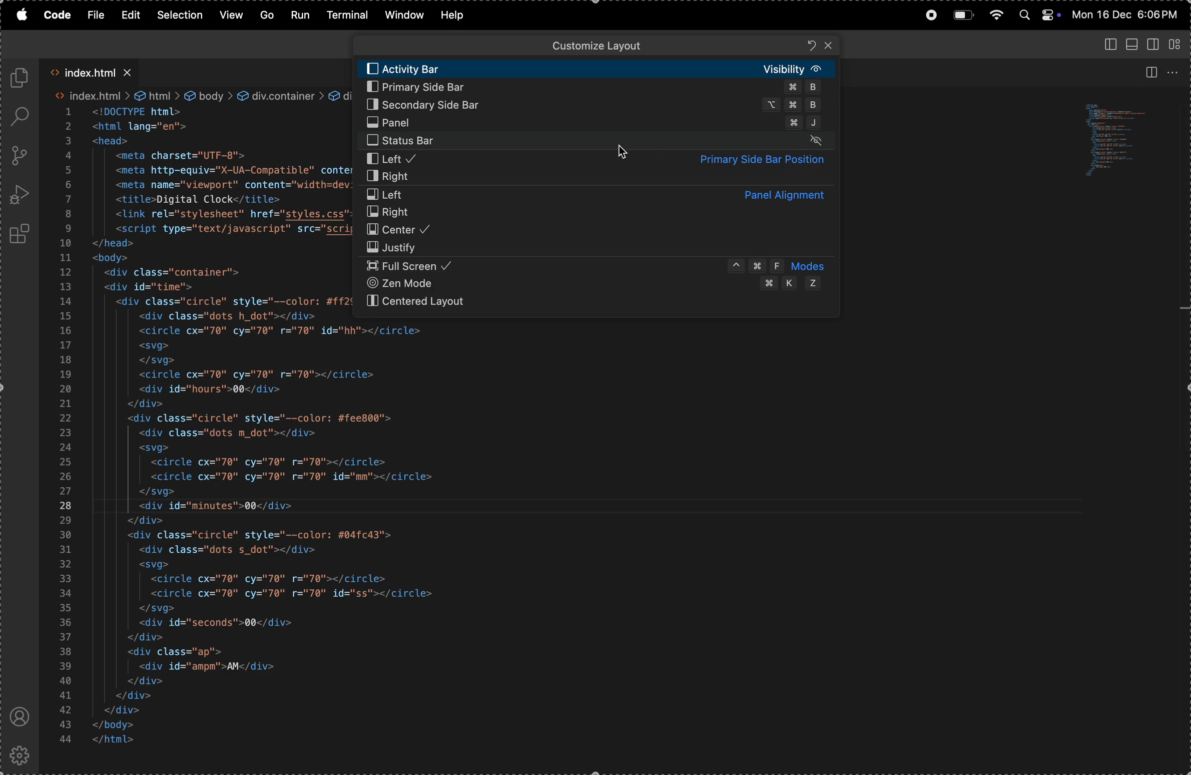 The width and height of the screenshot is (1191, 775). What do you see at coordinates (198, 419) in the screenshot?
I see `code block for web page using html` at bounding box center [198, 419].